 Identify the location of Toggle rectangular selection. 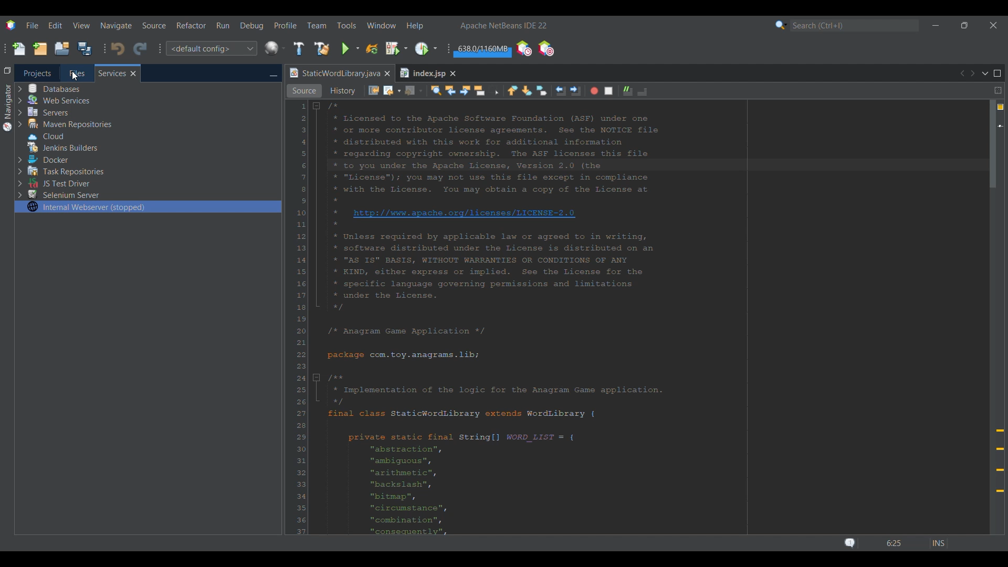
(493, 90).